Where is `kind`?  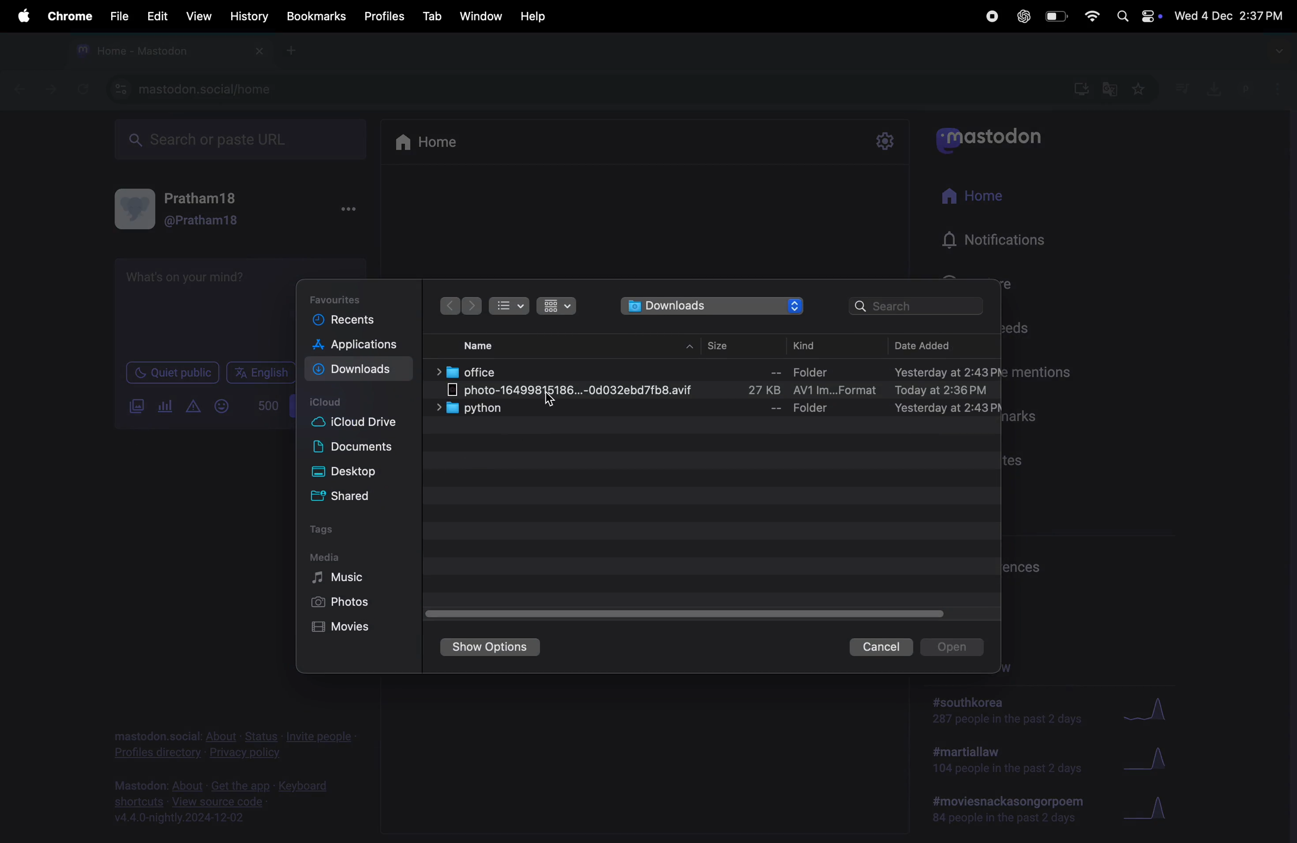 kind is located at coordinates (815, 344).